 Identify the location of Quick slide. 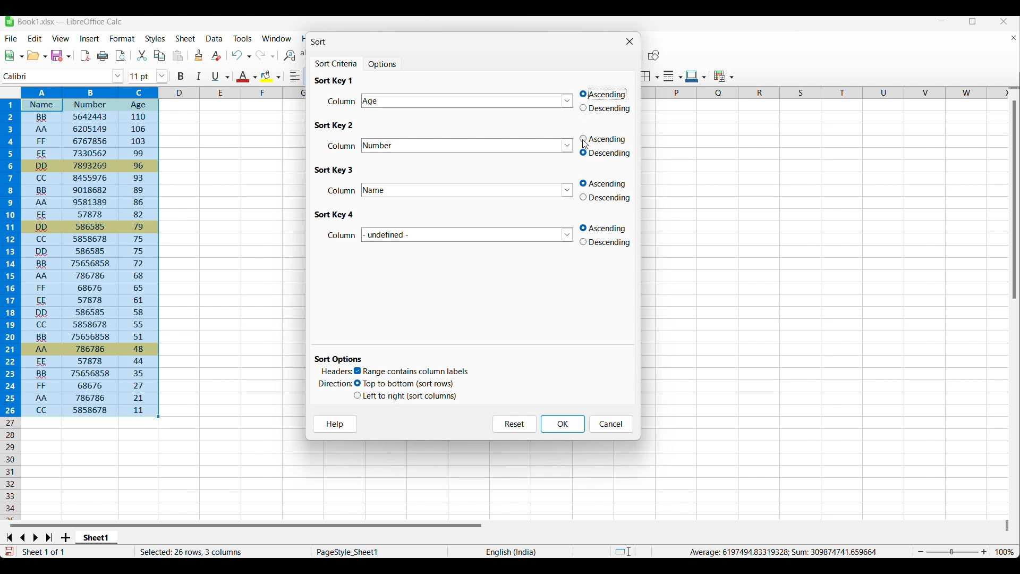
(1007, 526).